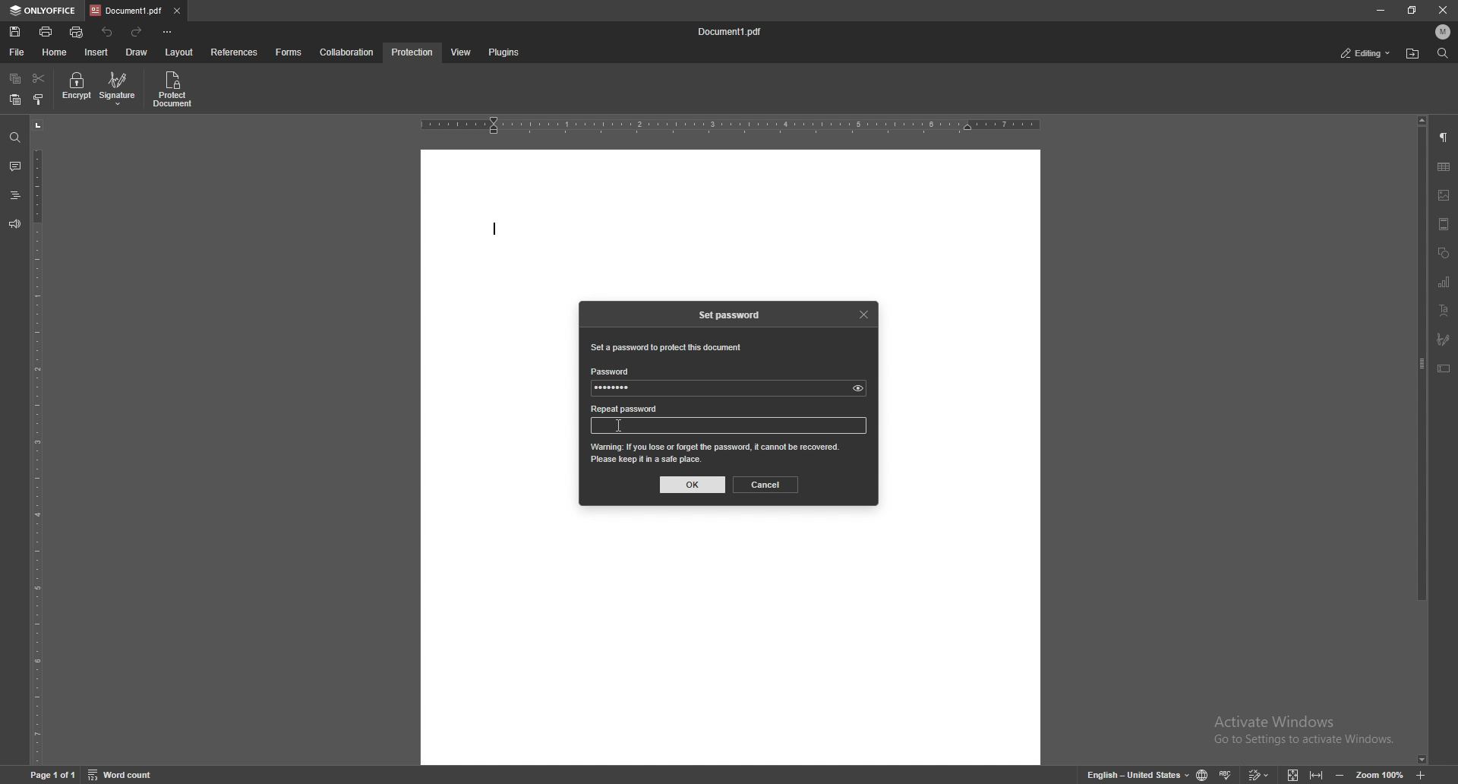  Describe the element at coordinates (1139, 773) in the screenshot. I see `change text language` at that location.